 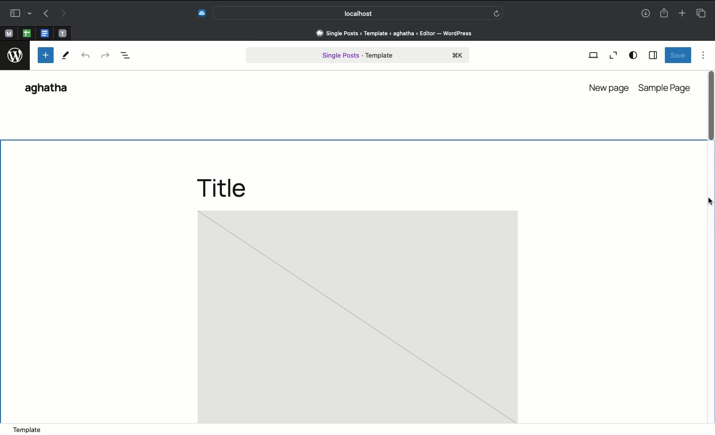 What do you see at coordinates (50, 91) in the screenshot?
I see `Wordpress name` at bounding box center [50, 91].